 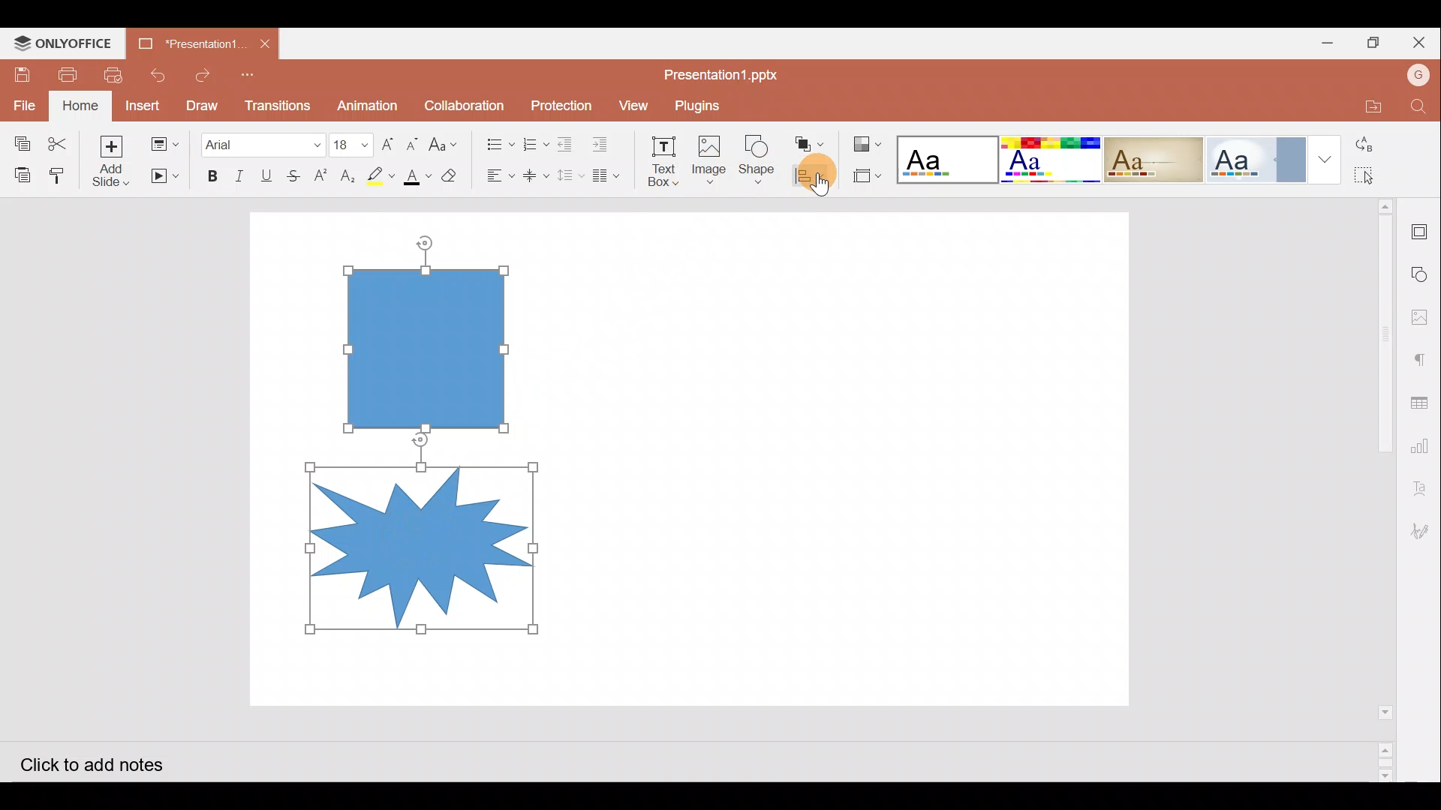 What do you see at coordinates (22, 173) in the screenshot?
I see `Paste` at bounding box center [22, 173].